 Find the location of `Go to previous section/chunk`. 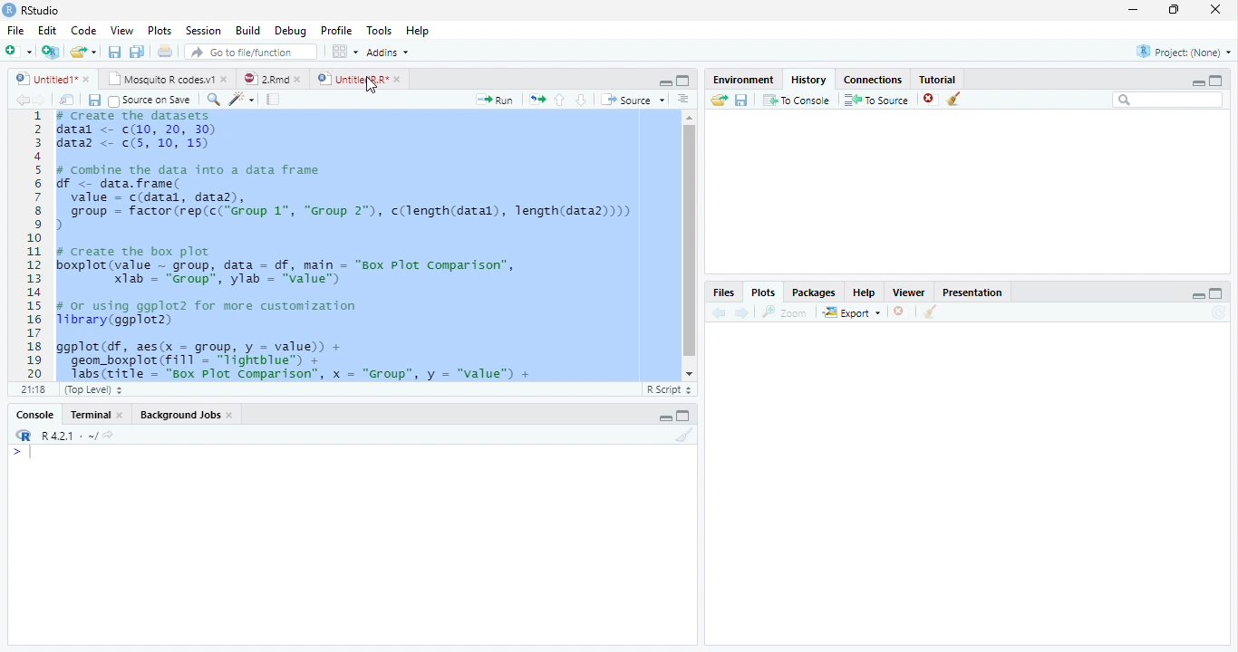

Go to previous section/chunk is located at coordinates (559, 100).